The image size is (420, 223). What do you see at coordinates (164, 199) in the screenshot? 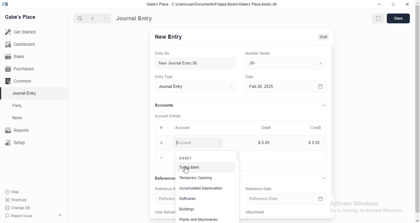
I see `References` at bounding box center [164, 199].